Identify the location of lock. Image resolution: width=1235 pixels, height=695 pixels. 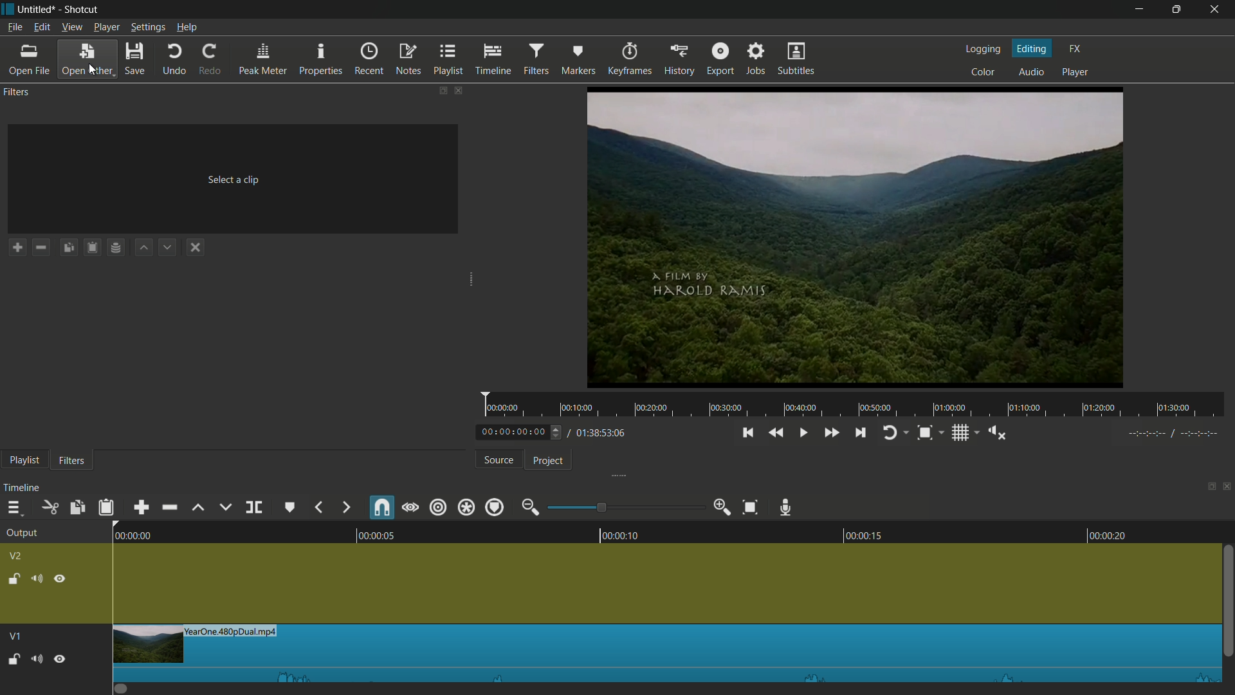
(12, 577).